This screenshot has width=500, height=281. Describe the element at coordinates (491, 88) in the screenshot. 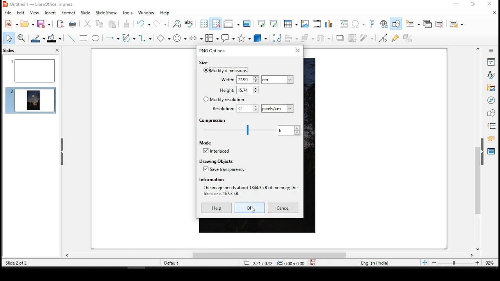

I see `gallery` at that location.